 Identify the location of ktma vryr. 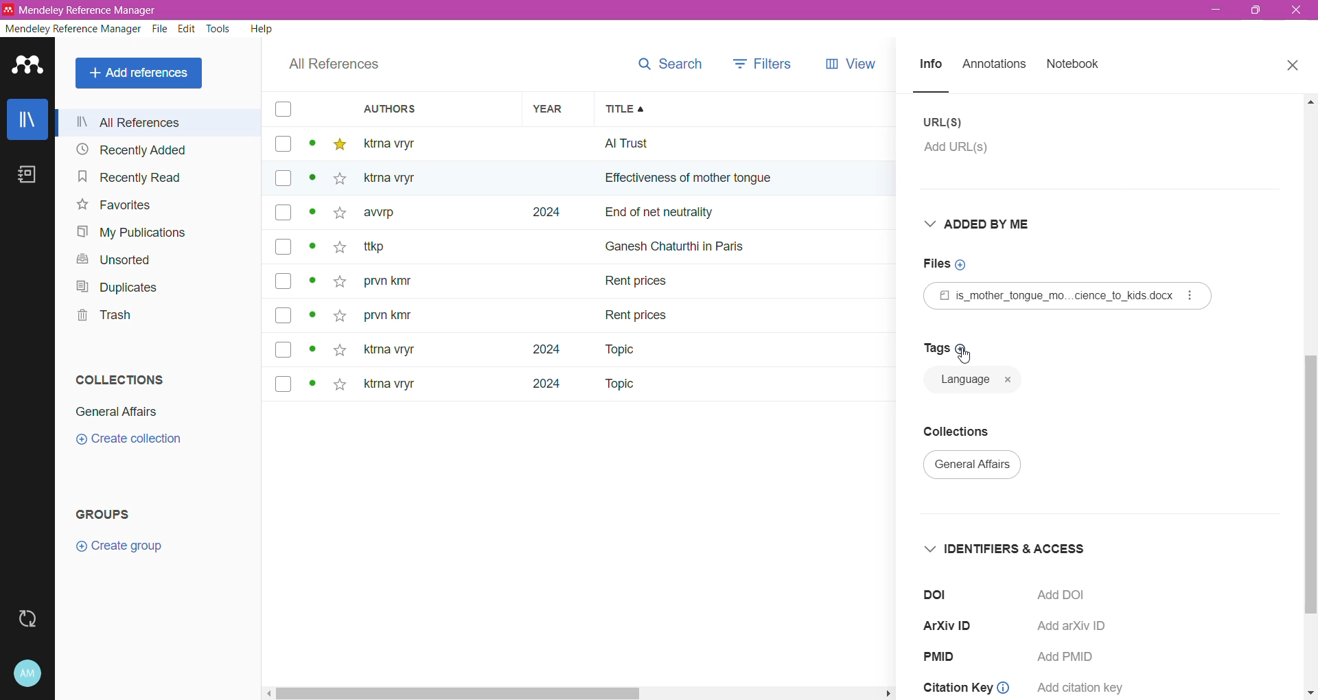
(390, 387).